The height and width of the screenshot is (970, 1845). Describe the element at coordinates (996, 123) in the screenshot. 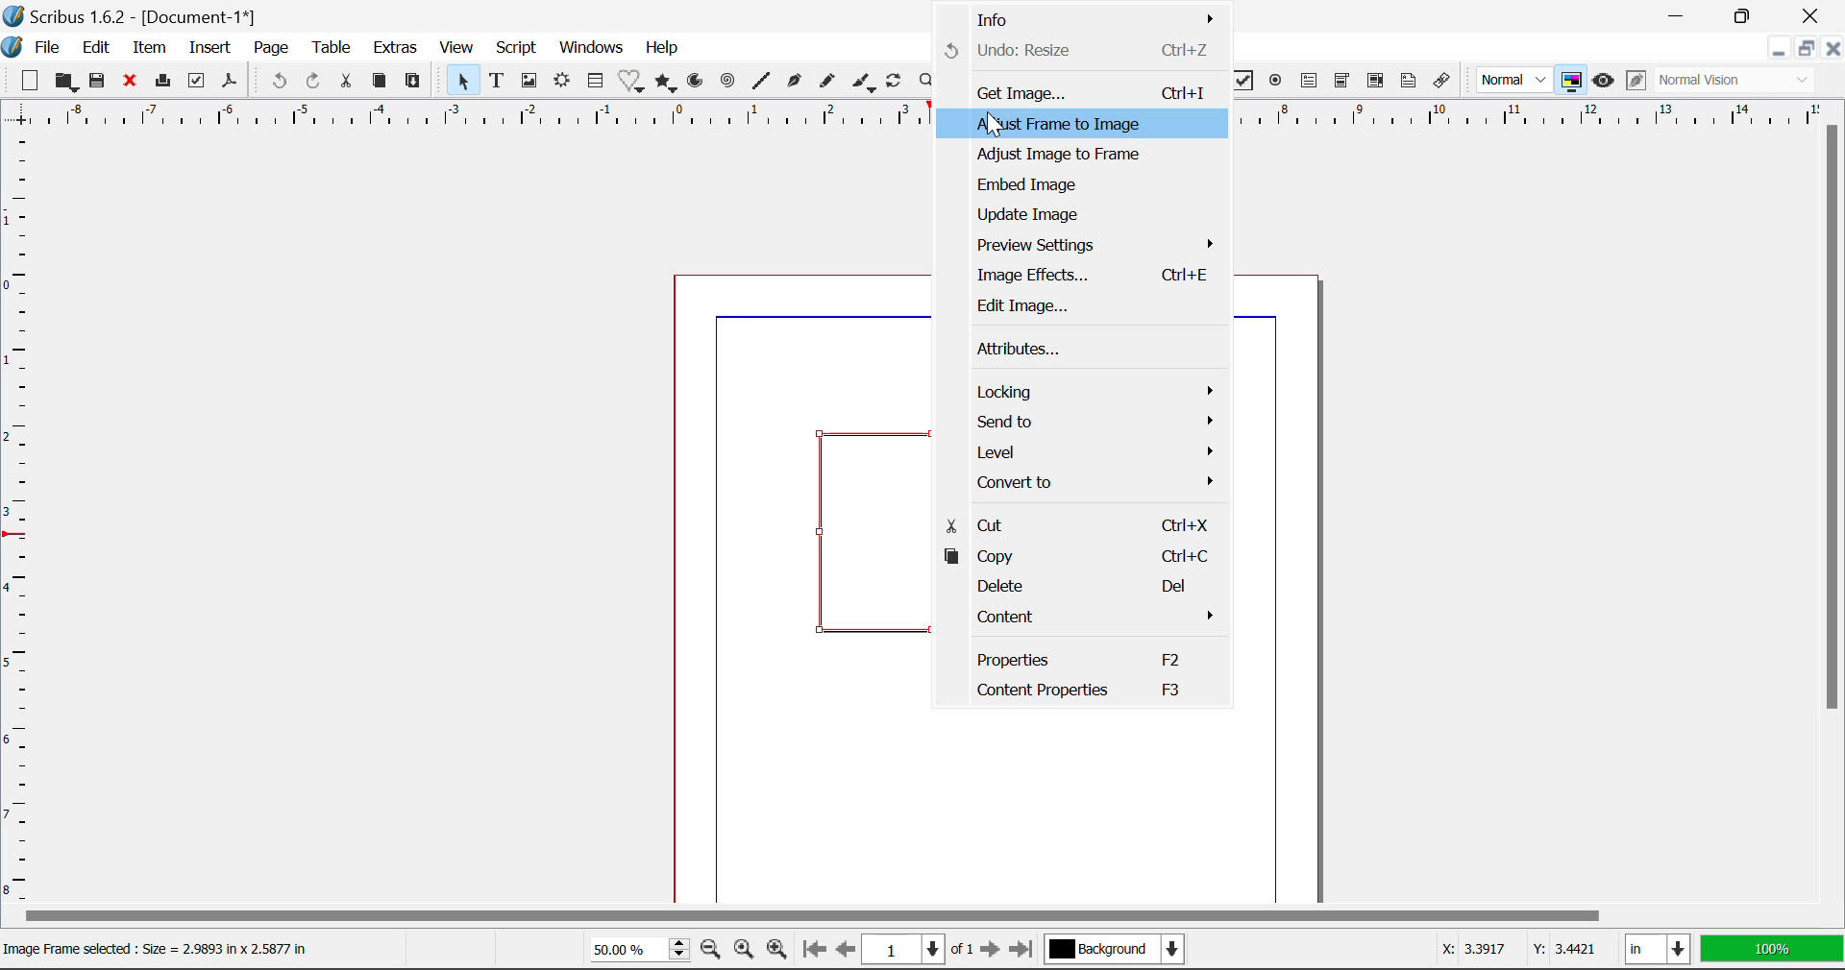

I see `Cursor Position` at that location.